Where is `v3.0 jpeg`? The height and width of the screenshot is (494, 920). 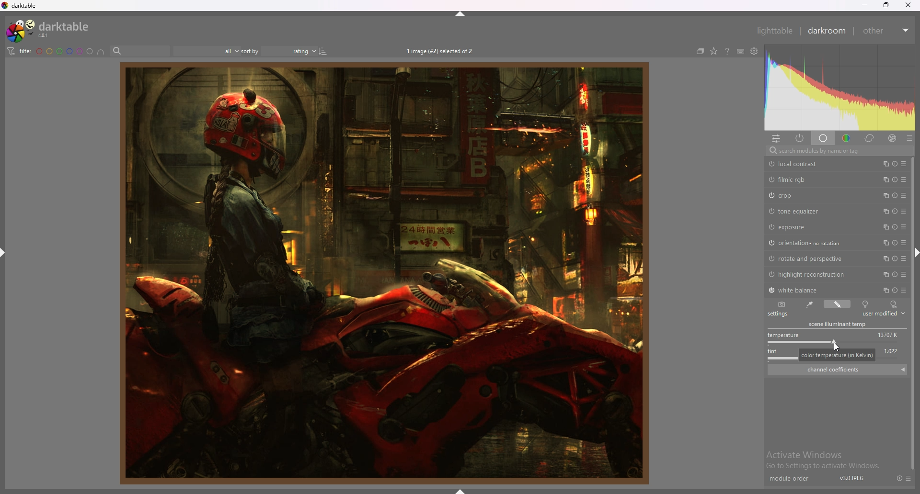
v3.0 jpeg is located at coordinates (852, 478).